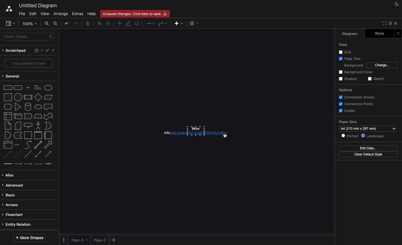 The image size is (402, 245). Describe the element at coordinates (28, 154) in the screenshot. I see `Line` at that location.